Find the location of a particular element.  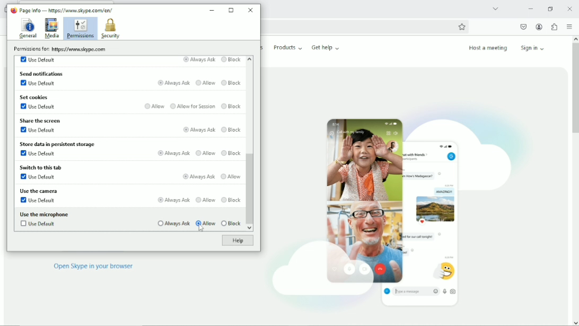

Minimize is located at coordinates (530, 8).